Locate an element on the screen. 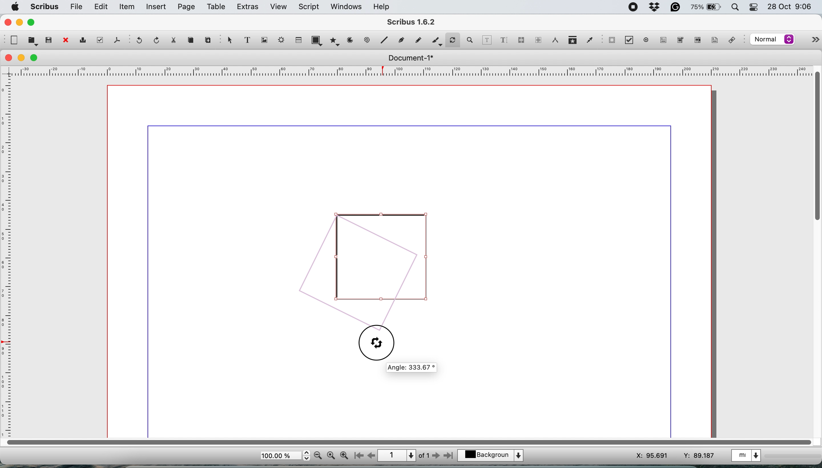 The height and width of the screenshot is (468, 822). cursor is located at coordinates (373, 342).